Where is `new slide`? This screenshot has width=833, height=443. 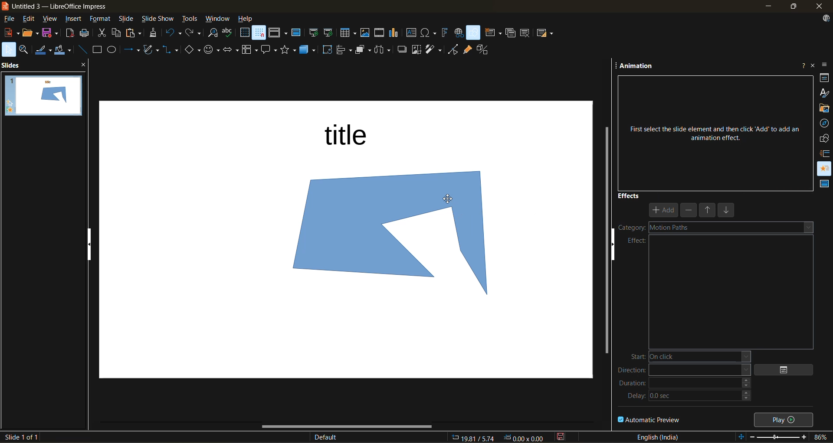 new slide is located at coordinates (492, 33).